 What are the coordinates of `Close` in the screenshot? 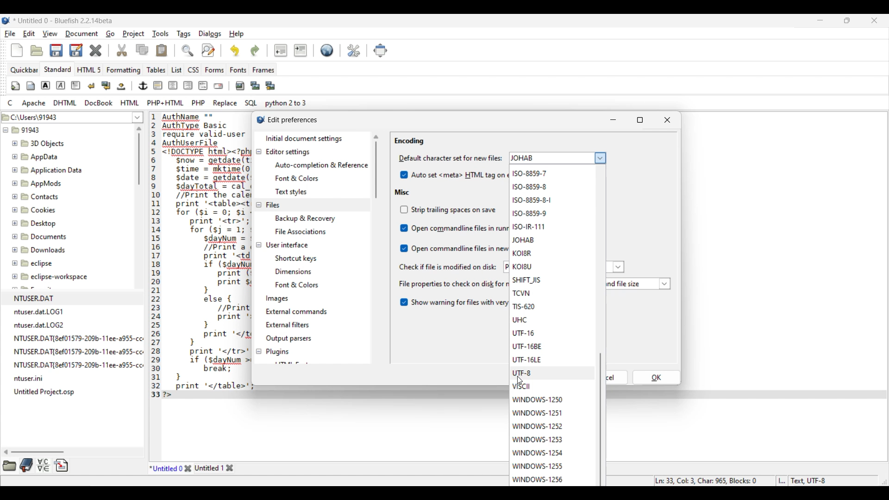 It's located at (669, 119).